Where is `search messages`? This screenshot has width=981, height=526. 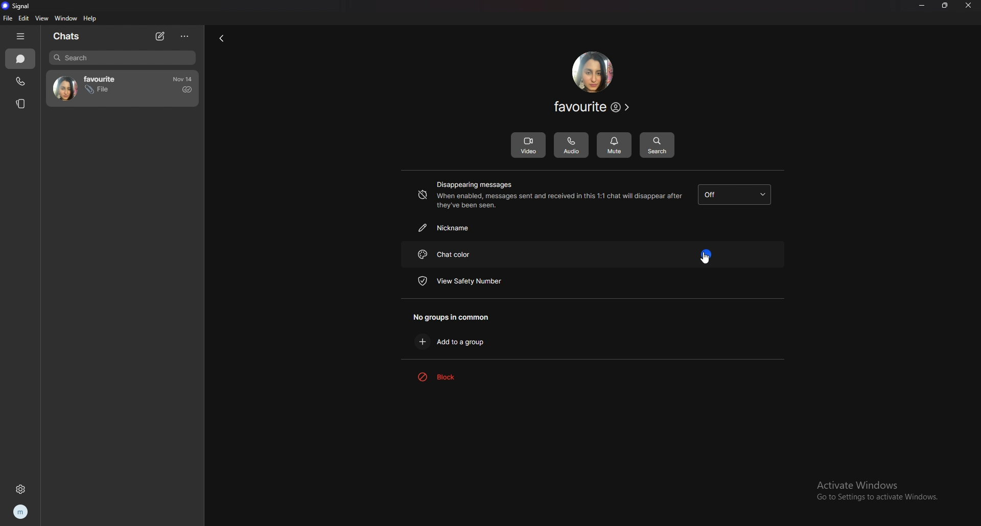
search messages is located at coordinates (658, 146).